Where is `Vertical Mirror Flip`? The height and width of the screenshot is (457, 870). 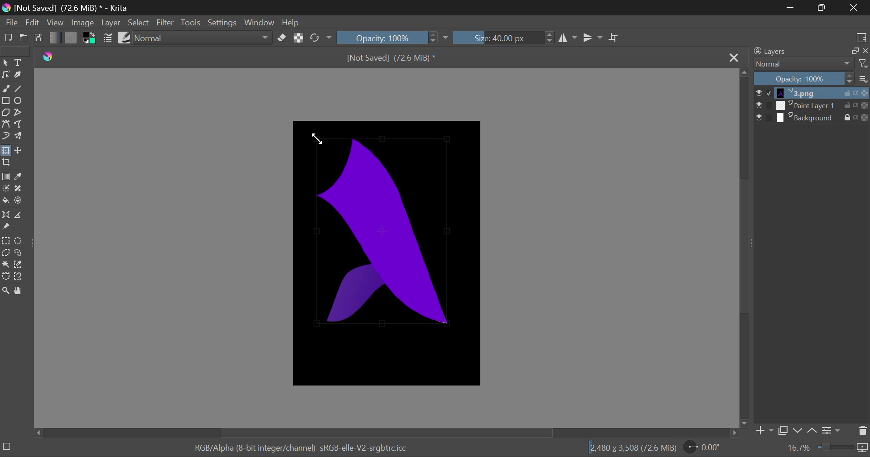 Vertical Mirror Flip is located at coordinates (569, 38).